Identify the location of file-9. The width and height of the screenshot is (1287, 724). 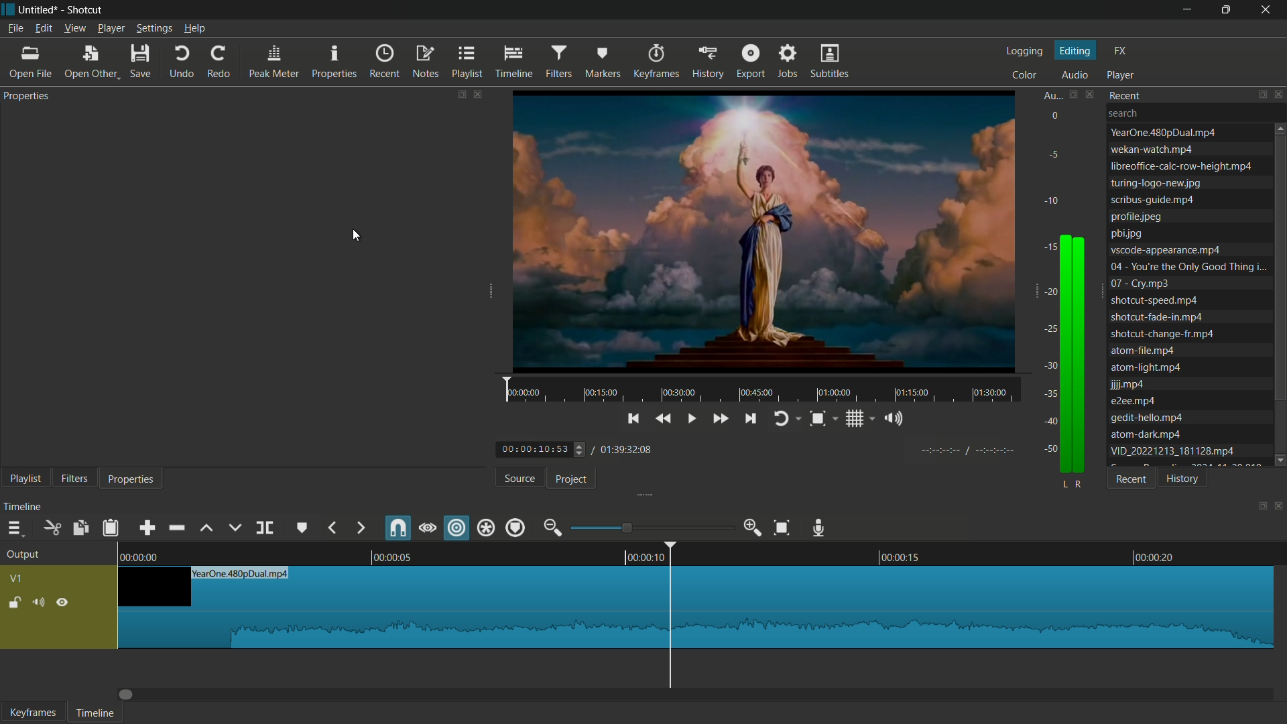
(1188, 265).